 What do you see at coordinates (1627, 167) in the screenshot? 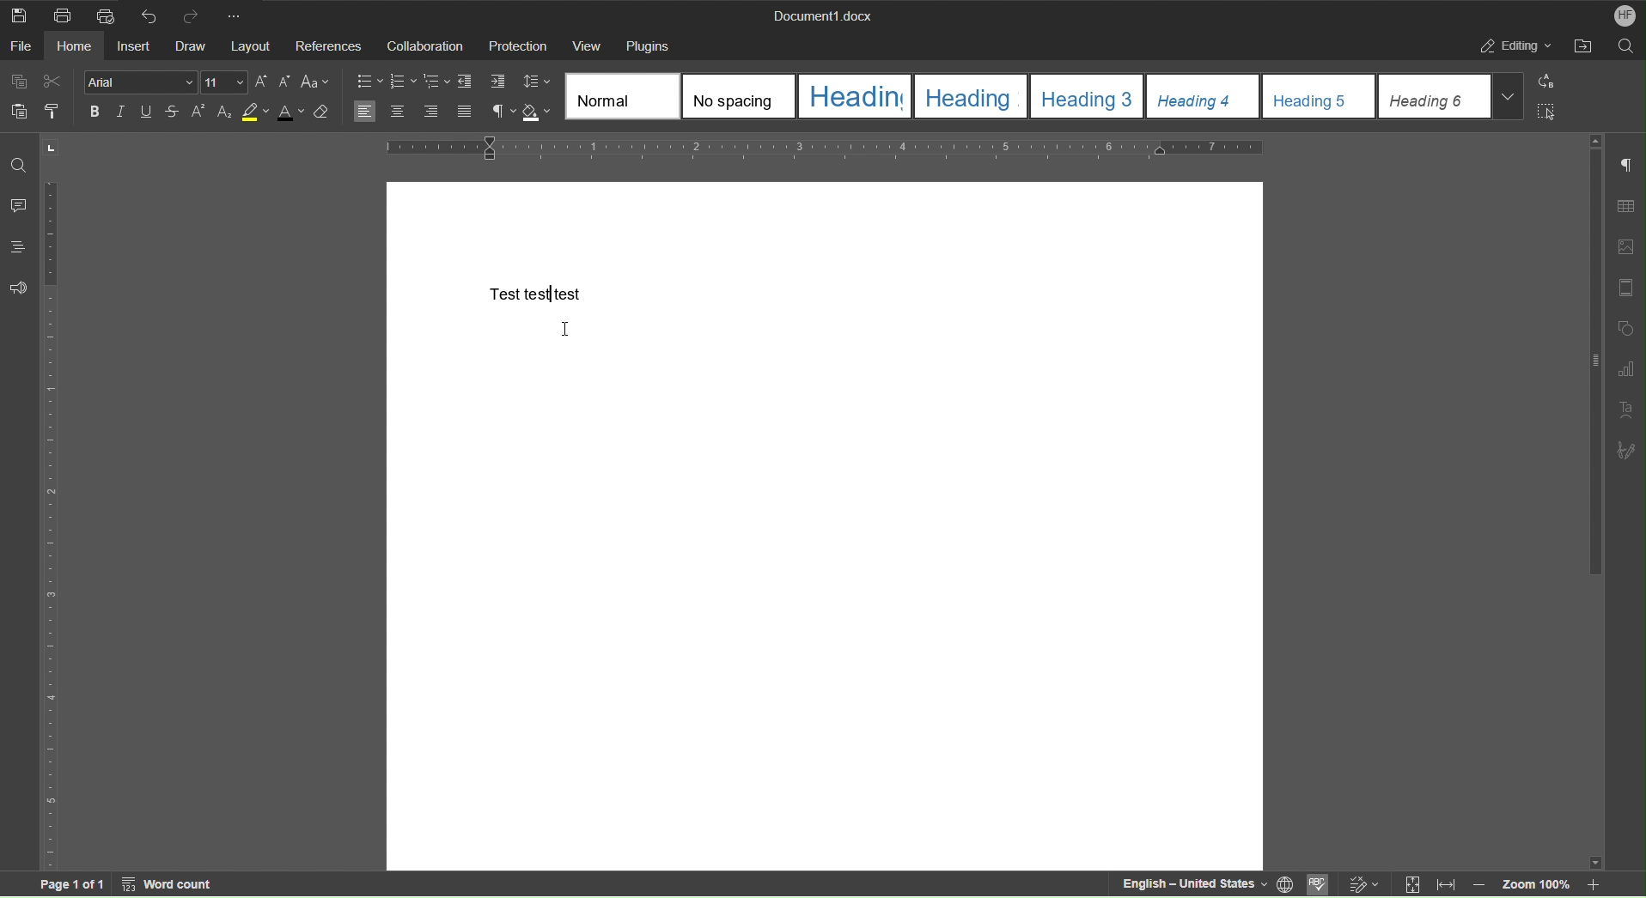
I see `Non-Printing Characters` at bounding box center [1627, 167].